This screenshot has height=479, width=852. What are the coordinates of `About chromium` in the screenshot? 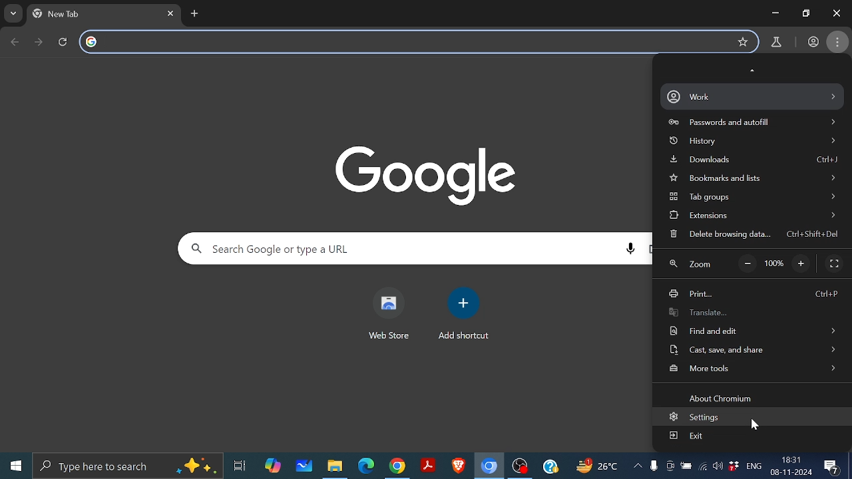 It's located at (718, 398).